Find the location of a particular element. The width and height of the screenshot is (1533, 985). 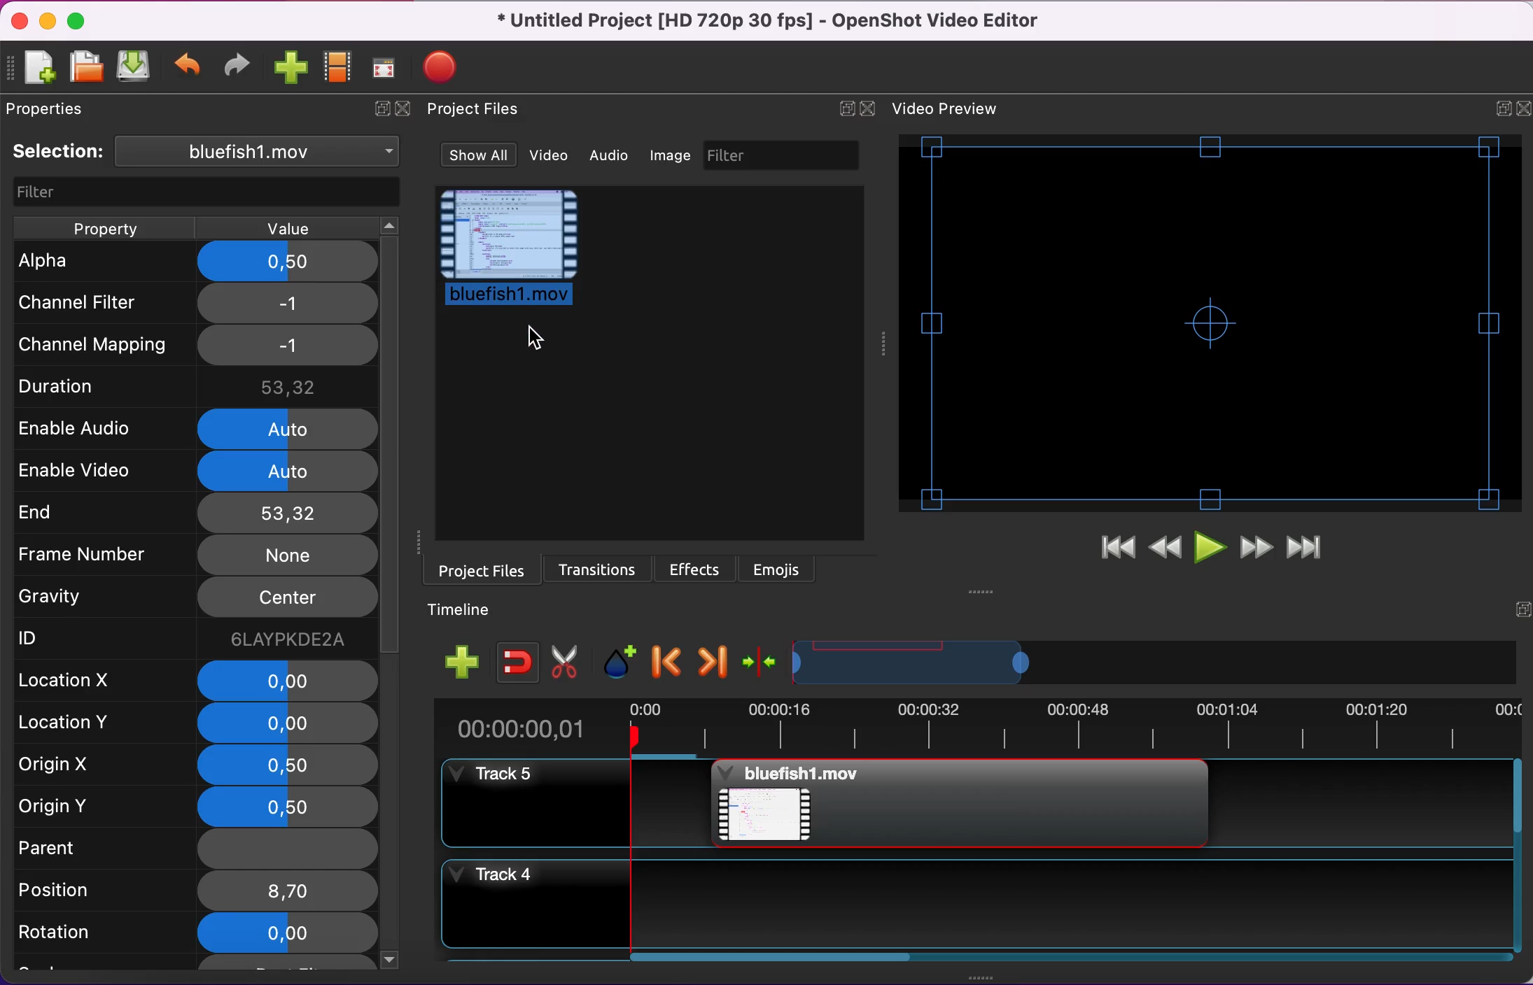

emojis is located at coordinates (779, 567).